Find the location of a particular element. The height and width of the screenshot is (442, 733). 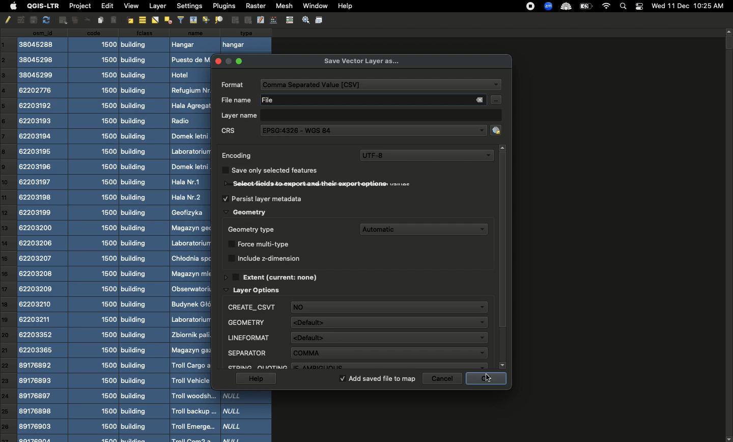

CRS is located at coordinates (234, 131).